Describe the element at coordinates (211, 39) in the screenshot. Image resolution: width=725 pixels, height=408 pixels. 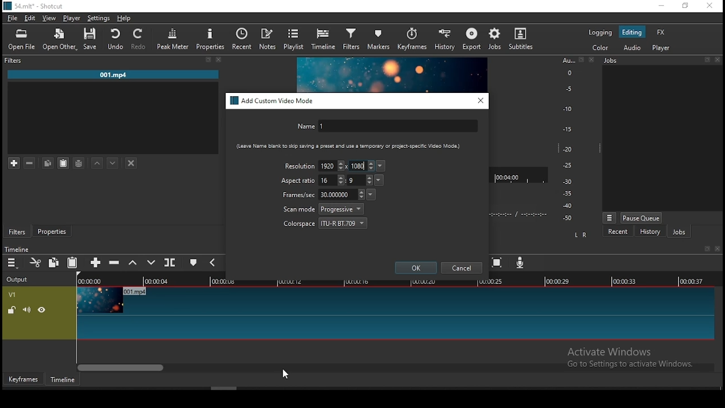
I see `properties` at that location.